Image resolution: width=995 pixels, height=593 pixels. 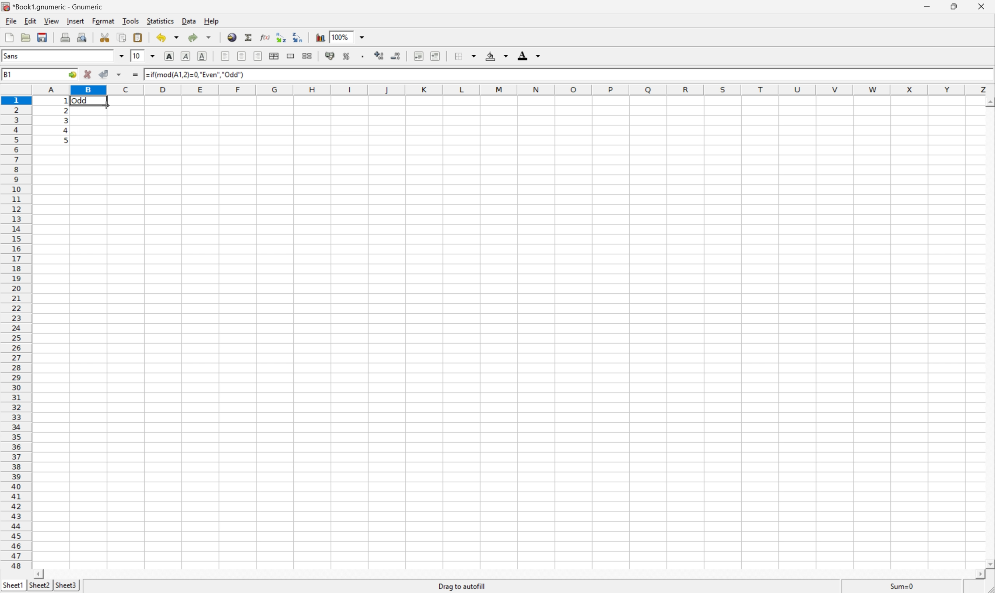 What do you see at coordinates (169, 37) in the screenshot?
I see `Undo` at bounding box center [169, 37].